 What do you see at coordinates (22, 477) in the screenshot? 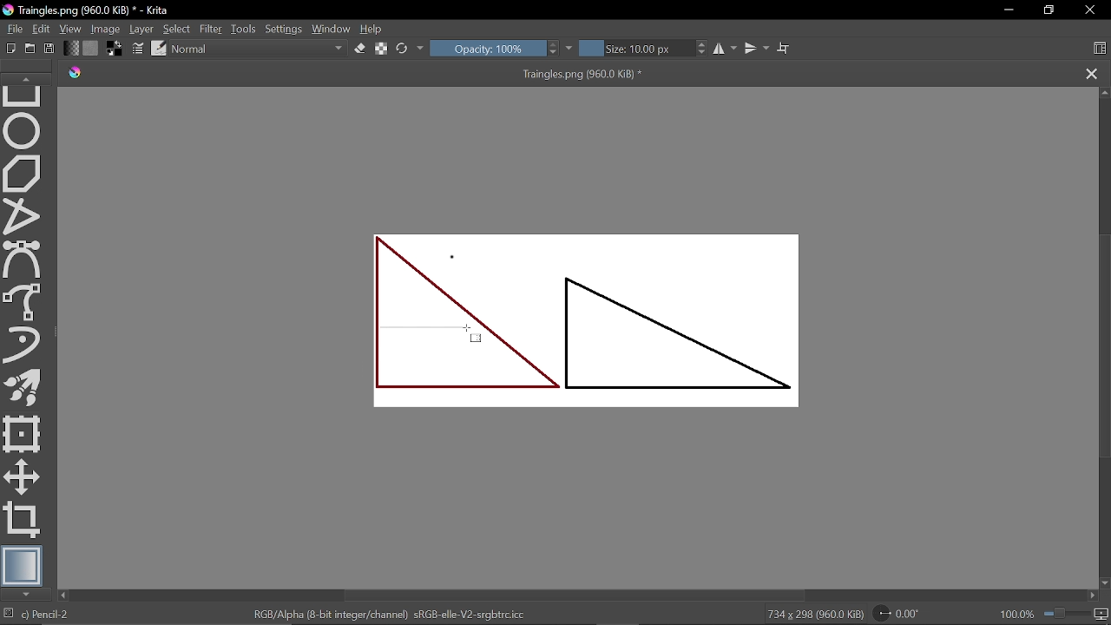
I see `Move tool` at bounding box center [22, 477].